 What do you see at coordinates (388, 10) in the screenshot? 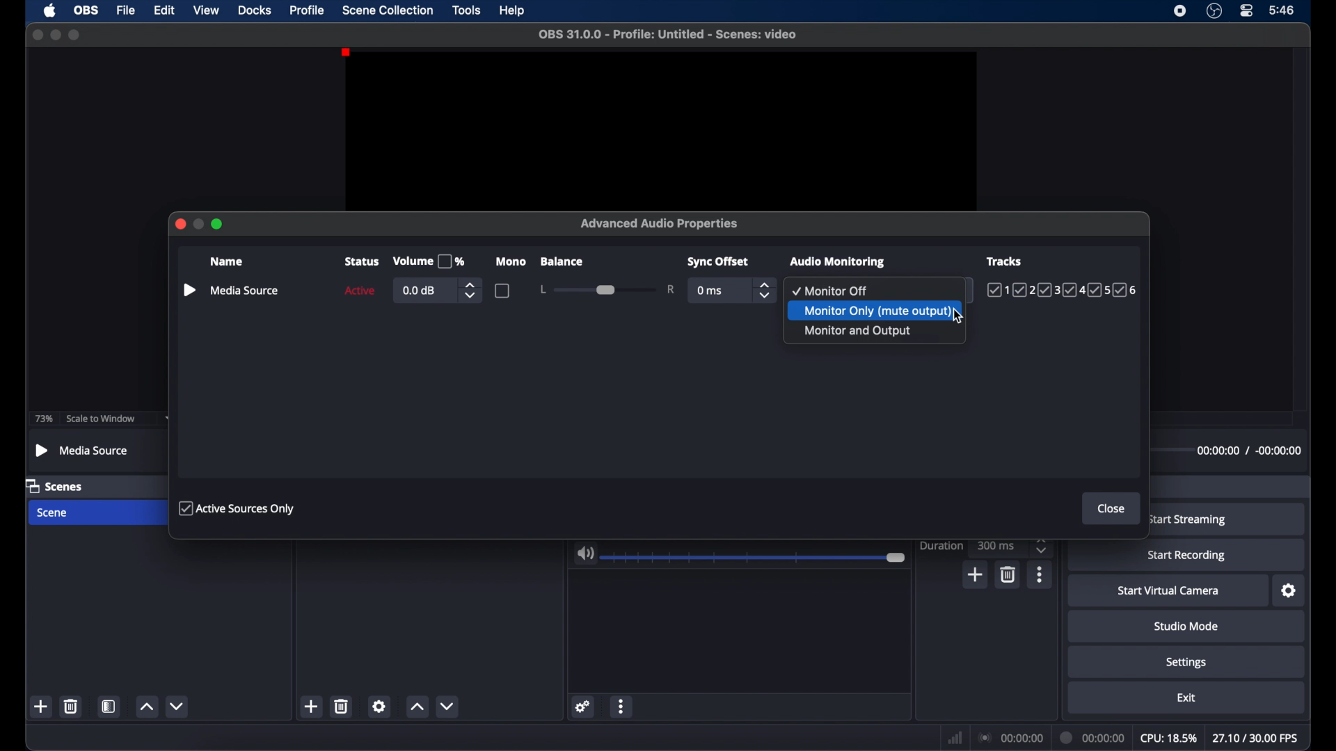
I see `scene collection` at bounding box center [388, 10].